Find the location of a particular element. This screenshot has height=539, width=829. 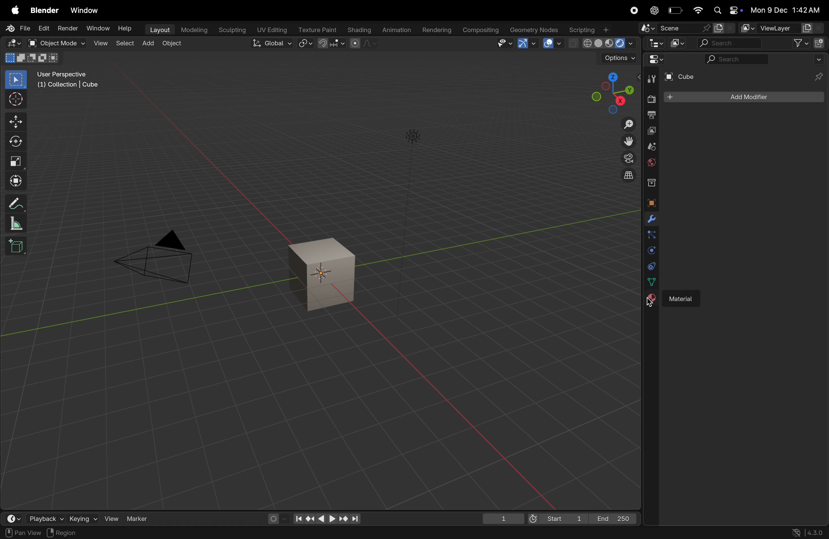

shading is located at coordinates (359, 30).